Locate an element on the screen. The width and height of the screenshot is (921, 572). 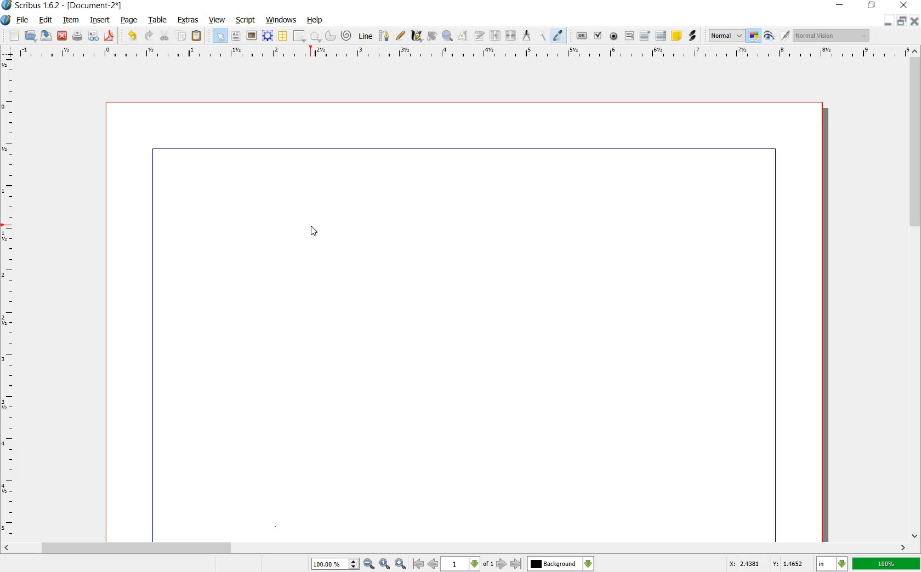
MEASUREMENTS is located at coordinates (526, 36).